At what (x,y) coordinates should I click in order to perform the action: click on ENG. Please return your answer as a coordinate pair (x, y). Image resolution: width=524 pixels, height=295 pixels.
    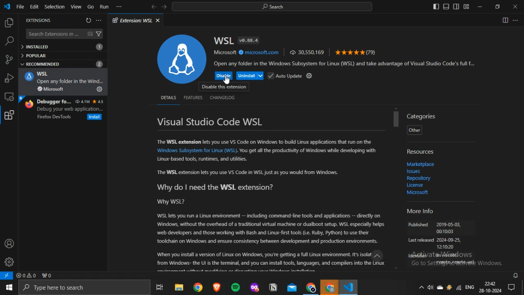
    Looking at the image, I should click on (470, 287).